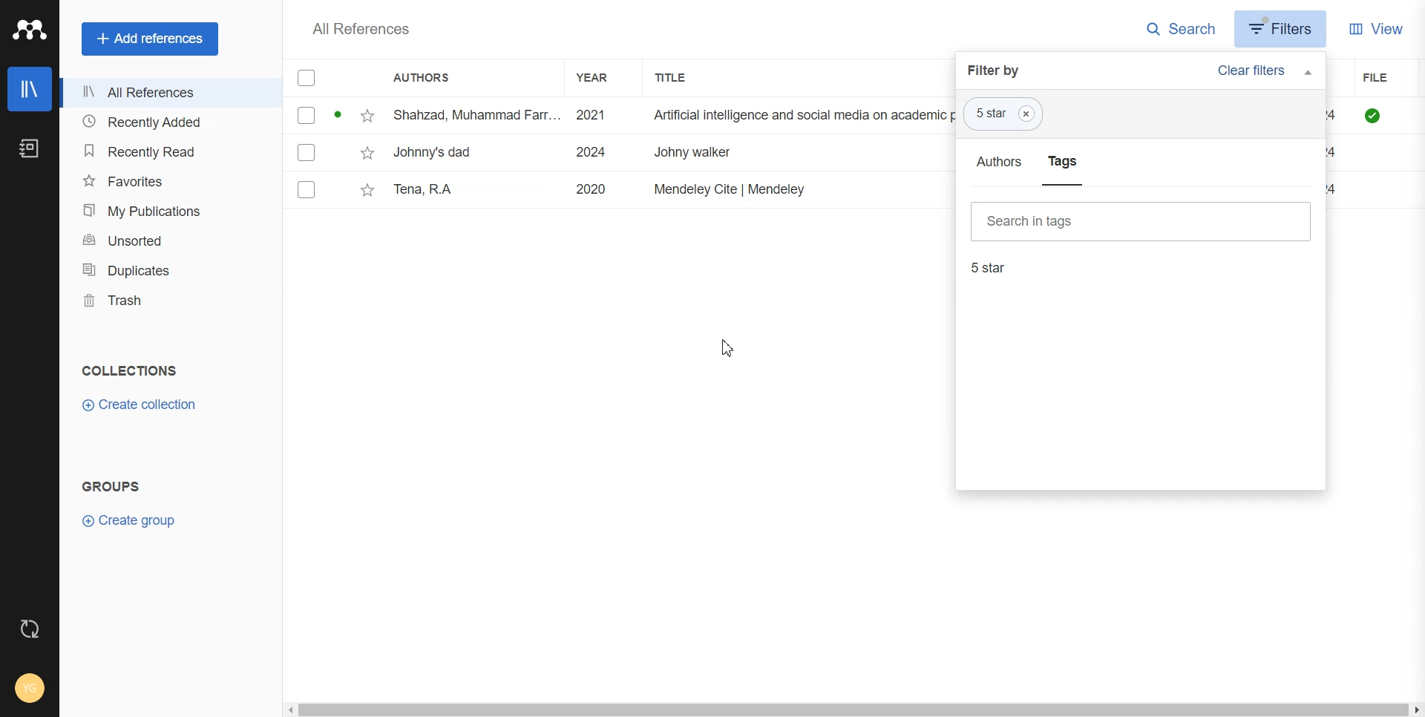 This screenshot has height=717, width=1425. What do you see at coordinates (999, 71) in the screenshot?
I see `Filter by` at bounding box center [999, 71].